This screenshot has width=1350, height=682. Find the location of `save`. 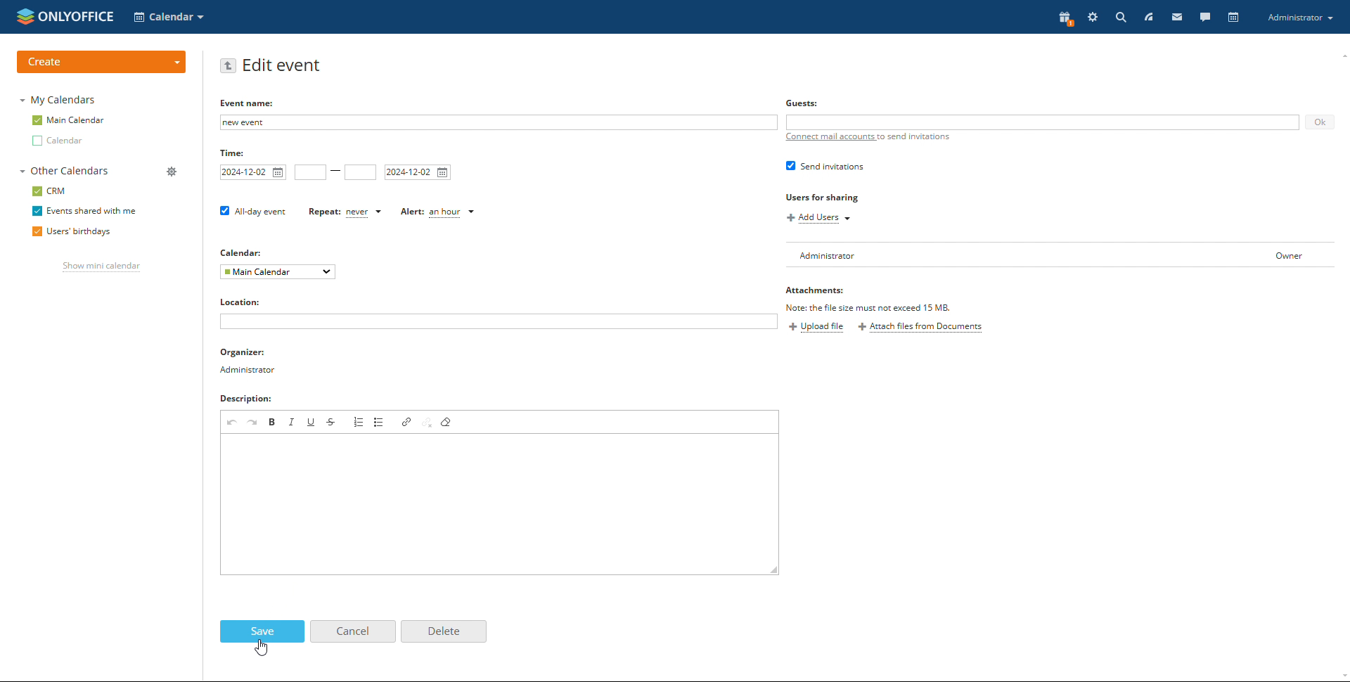

save is located at coordinates (262, 631).